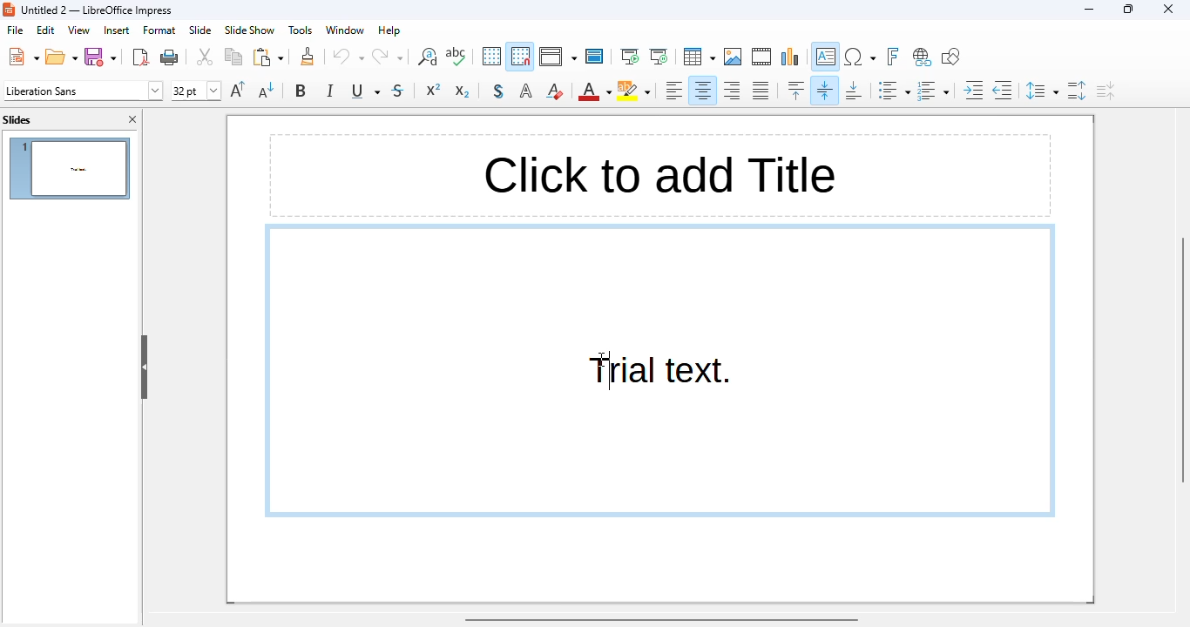  I want to click on format, so click(159, 30).